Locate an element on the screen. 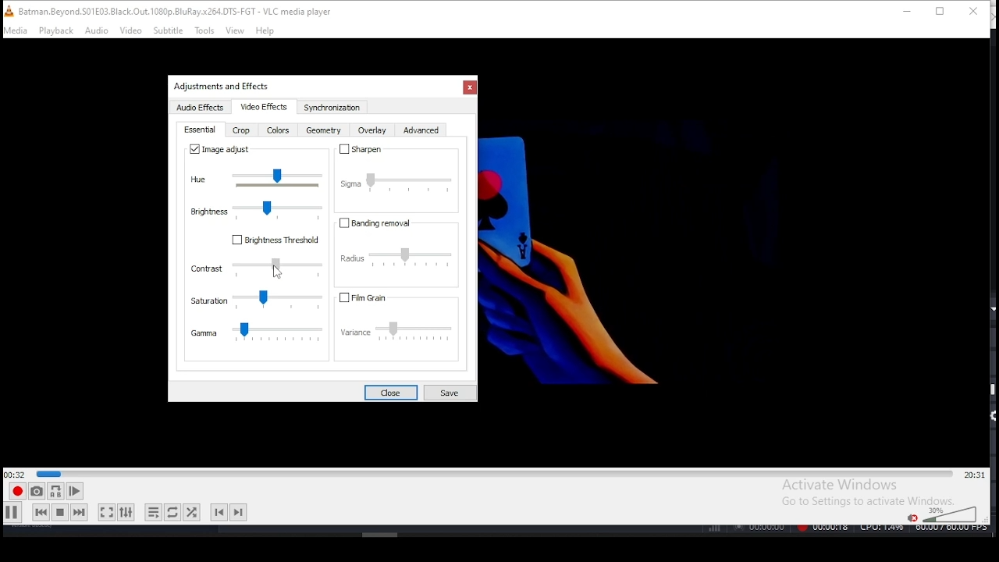  overlay is located at coordinates (372, 132).